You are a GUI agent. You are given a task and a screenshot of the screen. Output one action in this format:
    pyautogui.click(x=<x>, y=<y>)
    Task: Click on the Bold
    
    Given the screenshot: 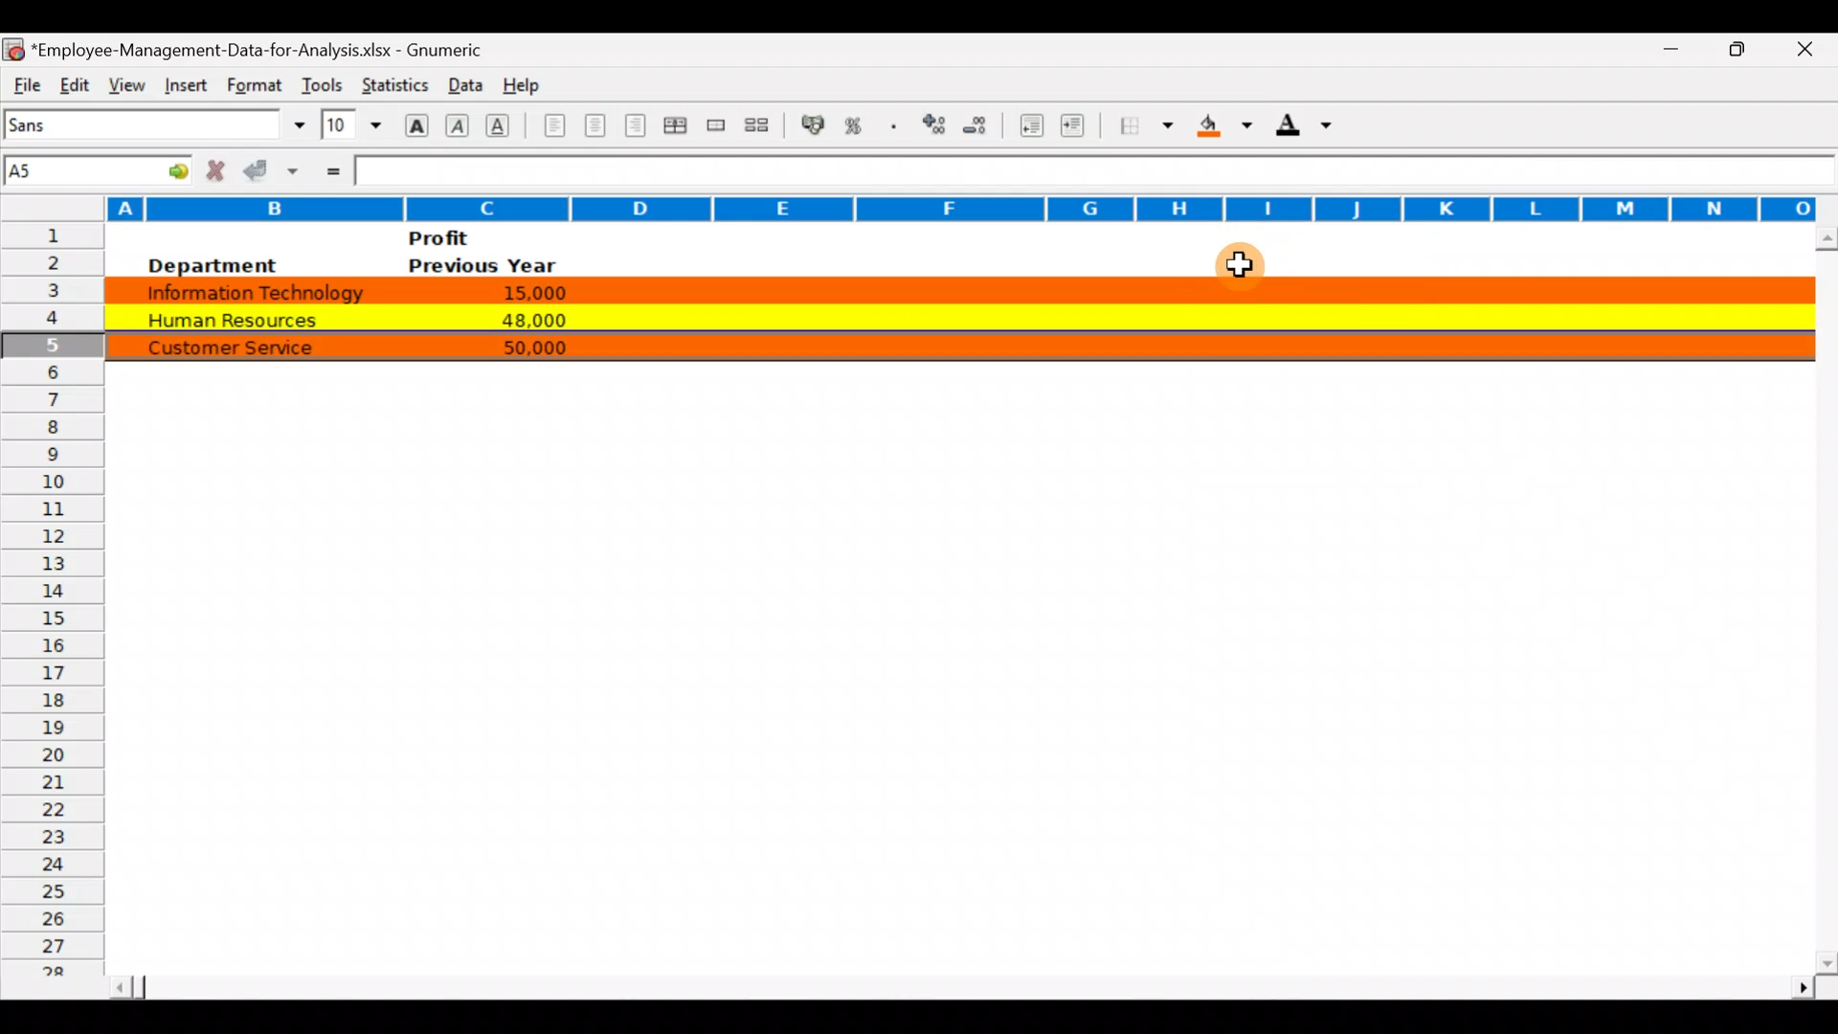 What is the action you would take?
    pyautogui.click(x=415, y=124)
    